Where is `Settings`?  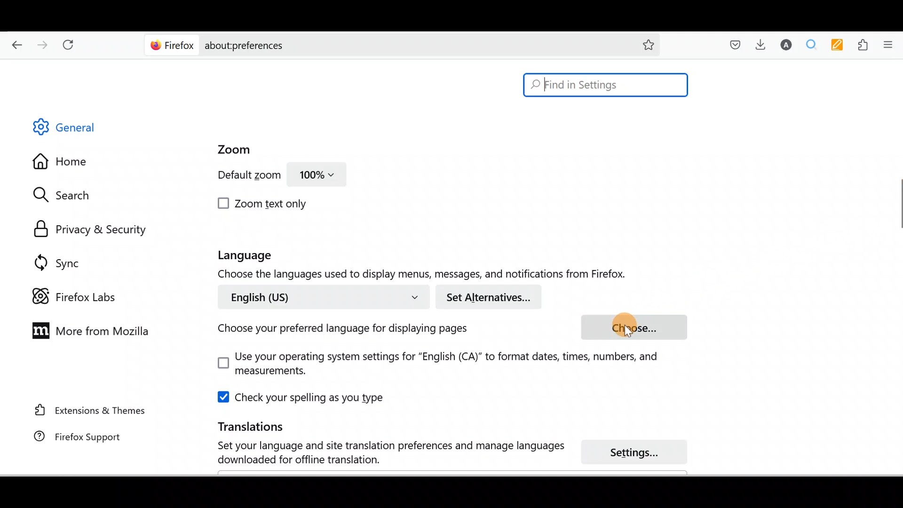 Settings is located at coordinates (640, 453).